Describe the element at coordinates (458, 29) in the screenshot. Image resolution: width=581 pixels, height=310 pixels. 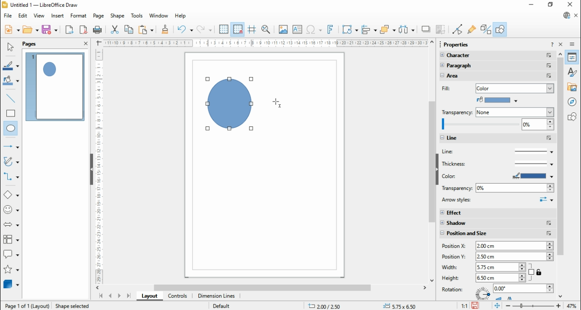
I see `toggle point edit mode` at that location.